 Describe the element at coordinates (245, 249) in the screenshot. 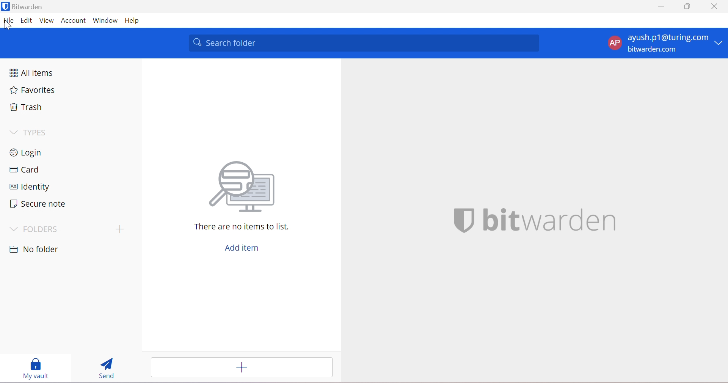

I see `Add item` at that location.